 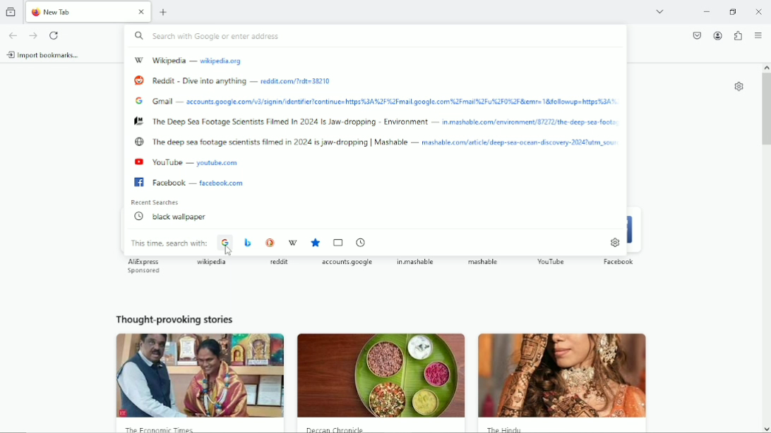 I want to click on youtube.com, so click(x=222, y=164).